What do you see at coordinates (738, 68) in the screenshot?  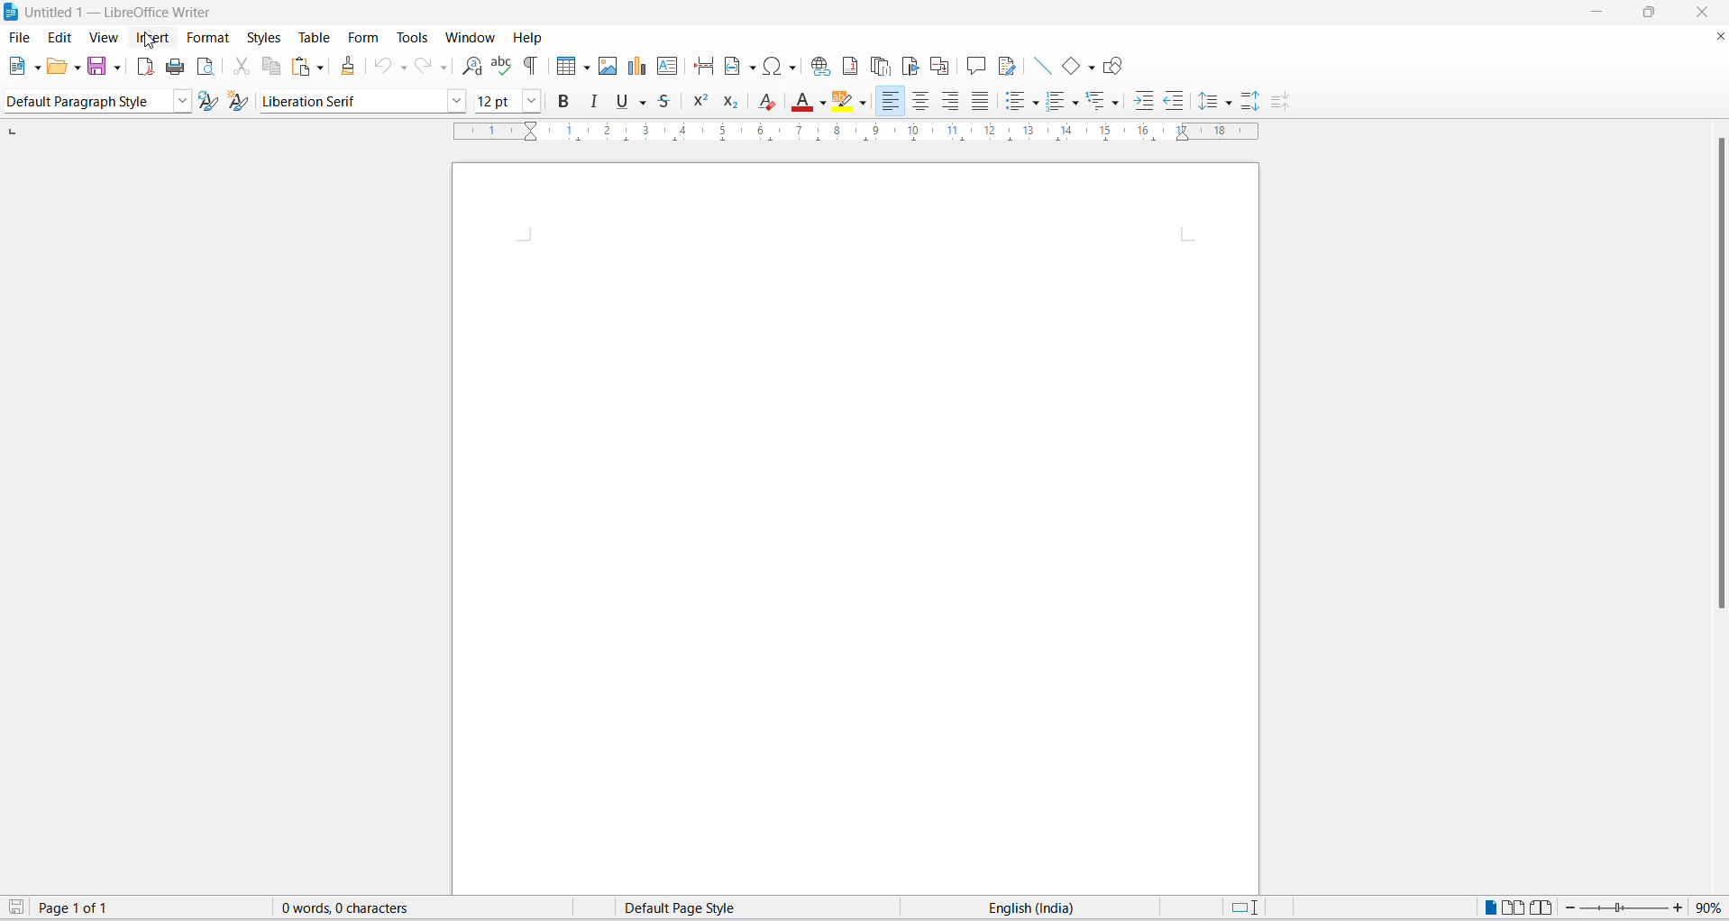 I see `insert field` at bounding box center [738, 68].